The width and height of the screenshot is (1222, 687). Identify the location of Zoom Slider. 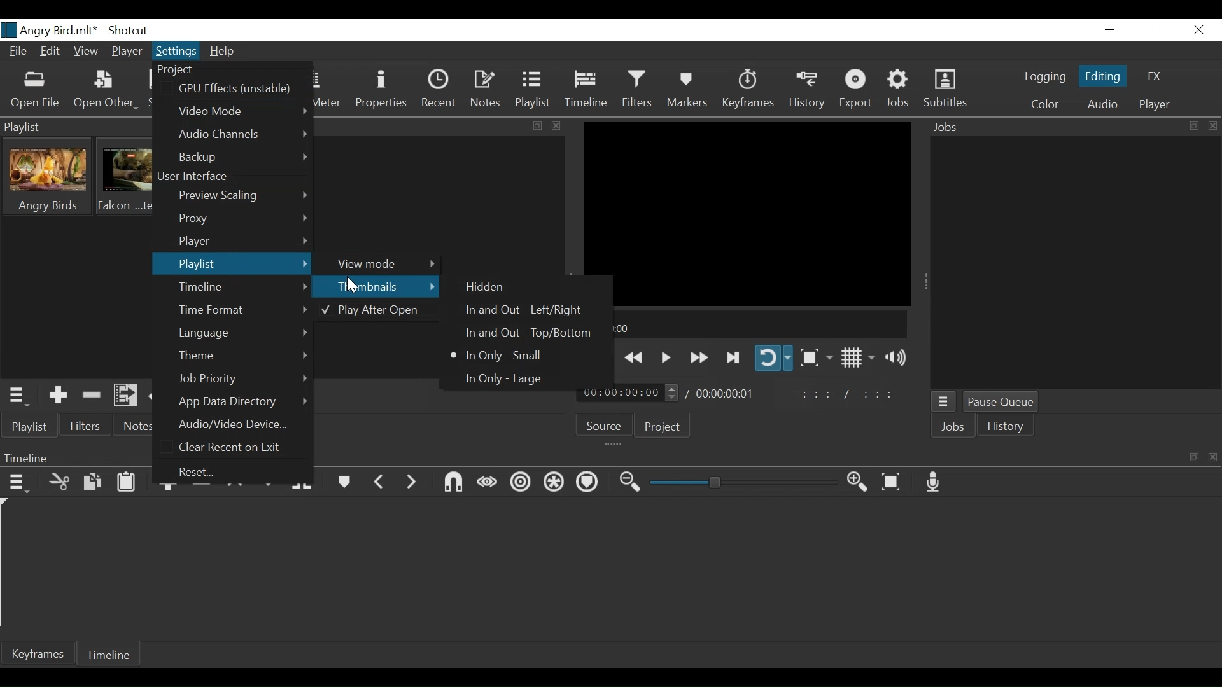
(743, 482).